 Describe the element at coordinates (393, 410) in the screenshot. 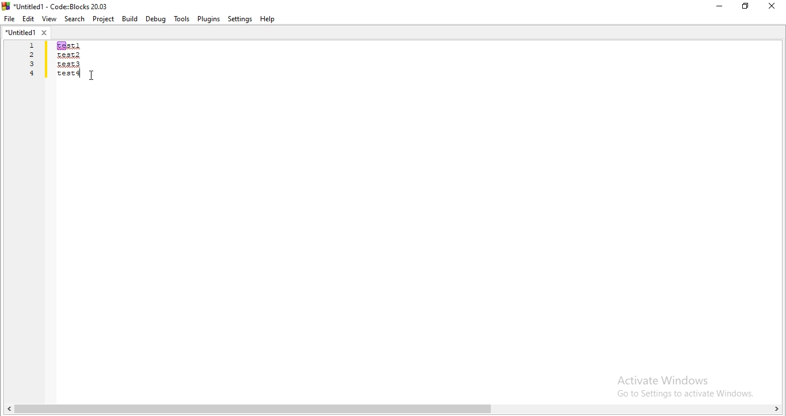

I see `scroll bar` at that location.